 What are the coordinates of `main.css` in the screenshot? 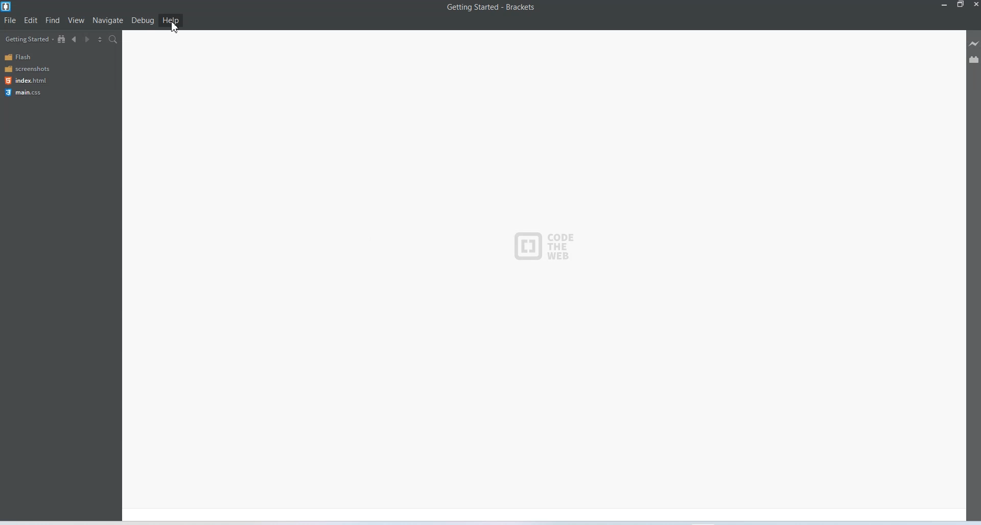 It's located at (26, 92).